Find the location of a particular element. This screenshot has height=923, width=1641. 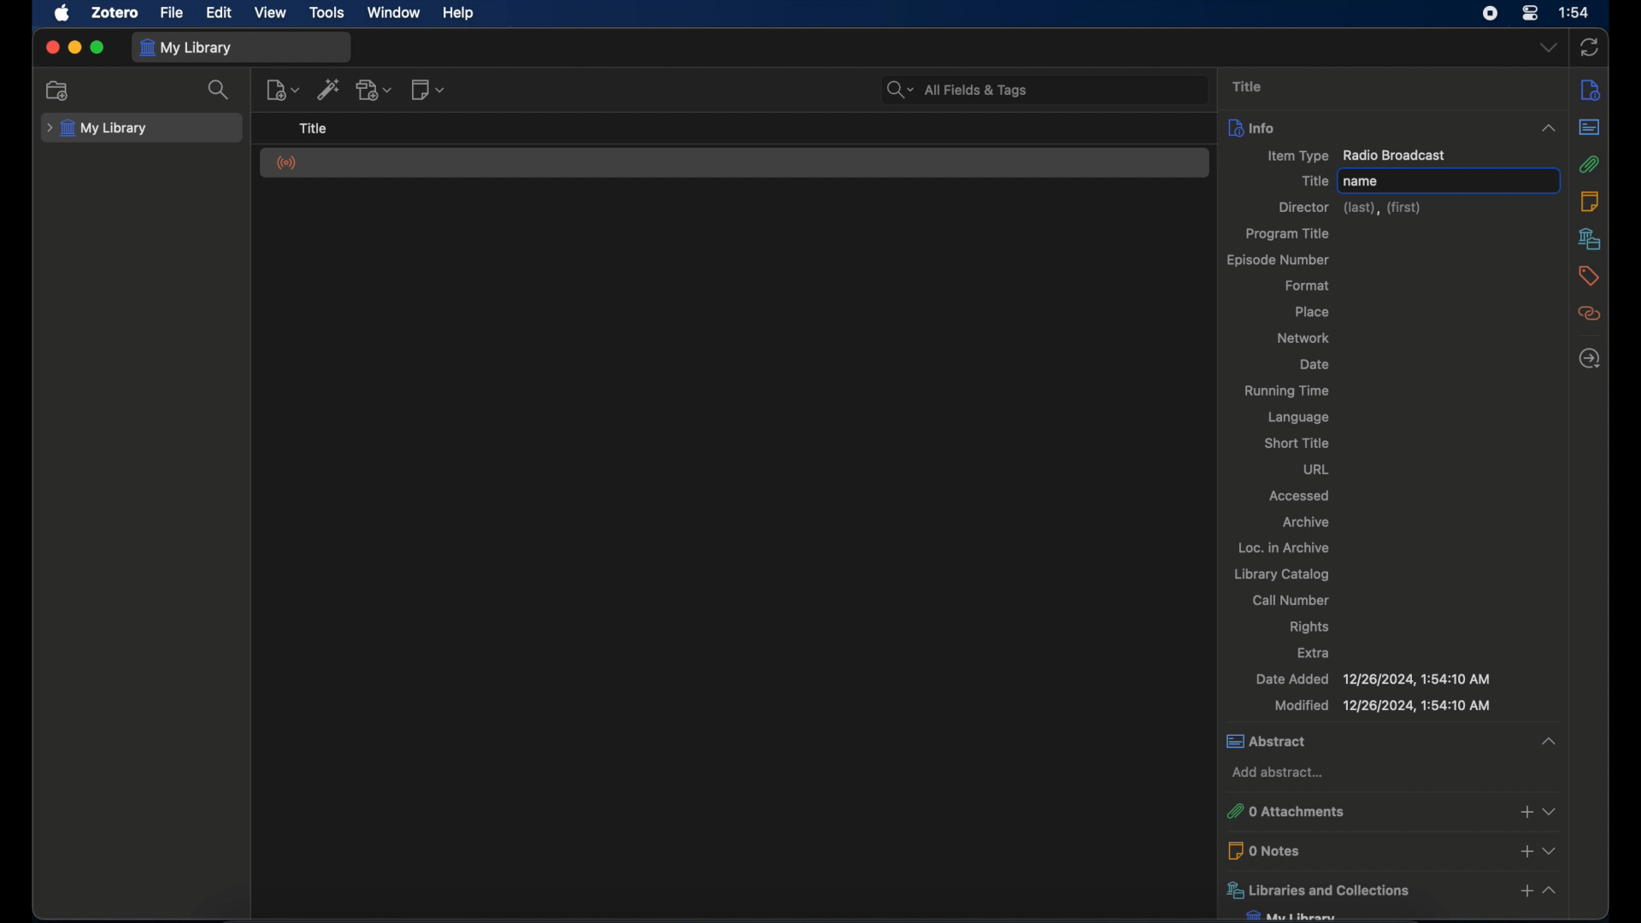

short title is located at coordinates (1297, 444).